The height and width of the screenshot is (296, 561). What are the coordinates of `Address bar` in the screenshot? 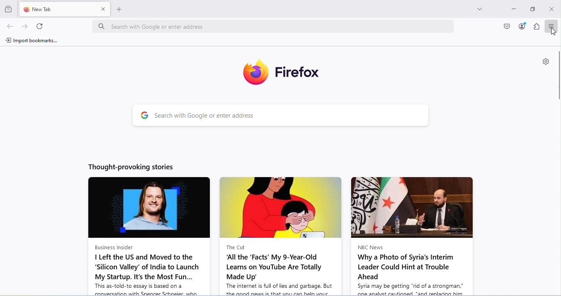 It's located at (272, 27).